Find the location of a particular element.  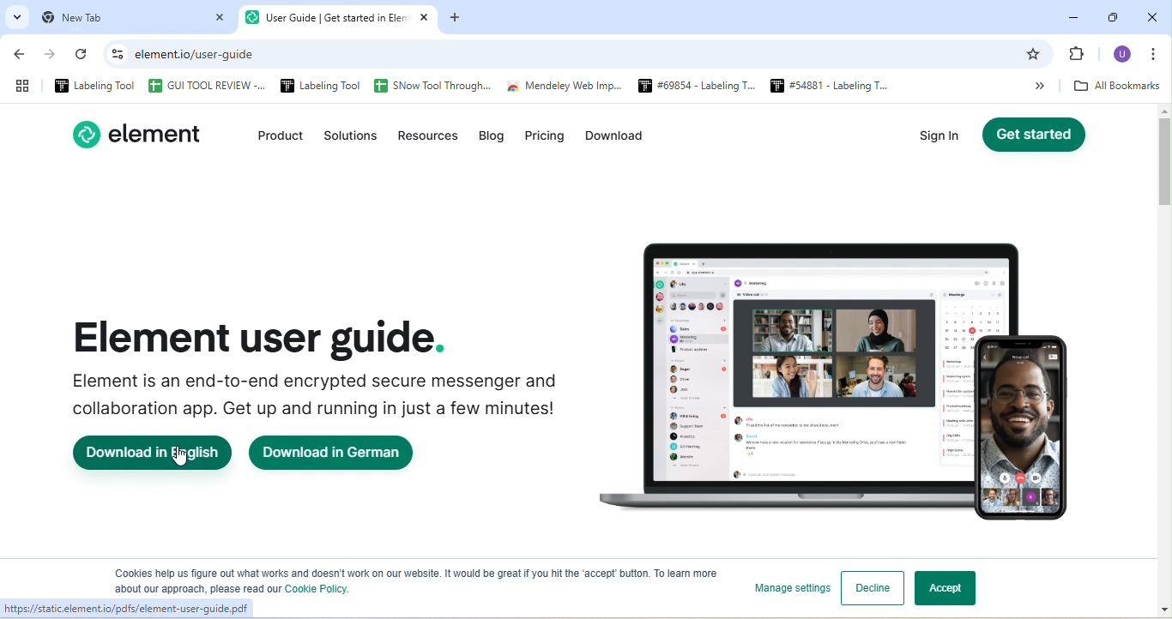

decline is located at coordinates (872, 588).